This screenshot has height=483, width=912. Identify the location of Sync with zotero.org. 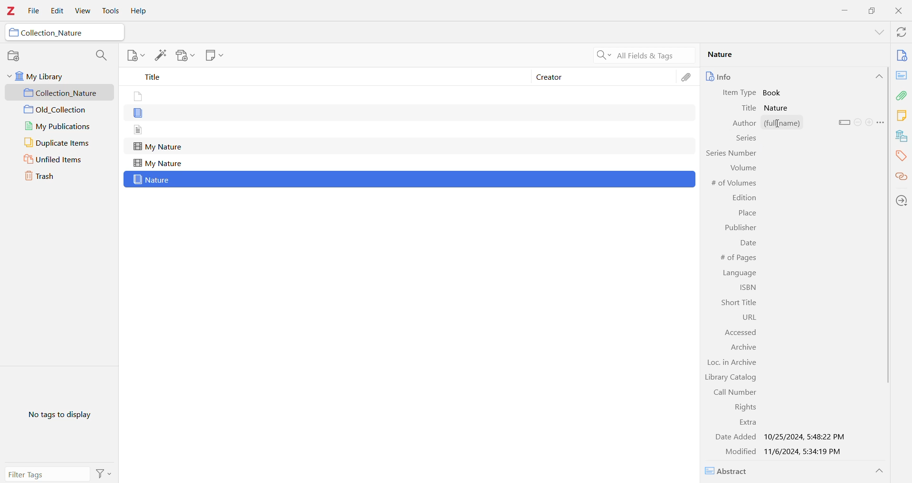
(902, 33).